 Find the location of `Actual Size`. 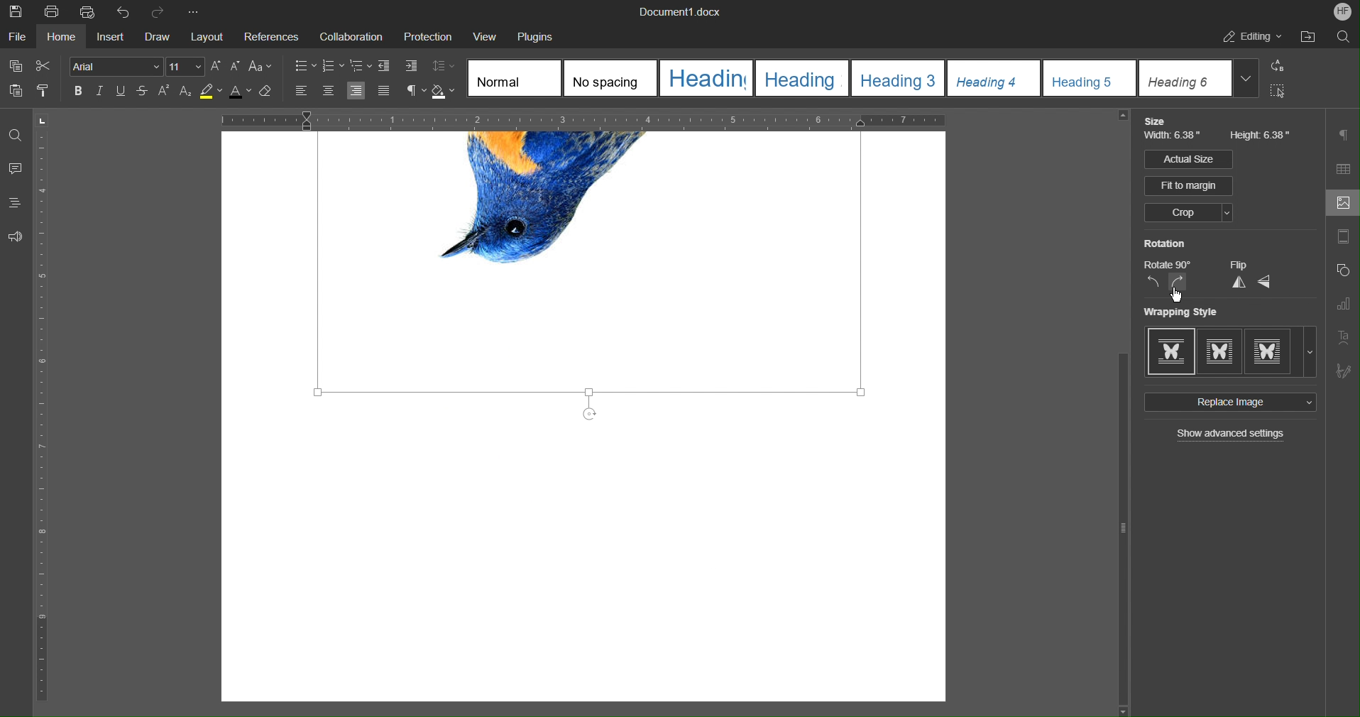

Actual Size is located at coordinates (1188, 160).